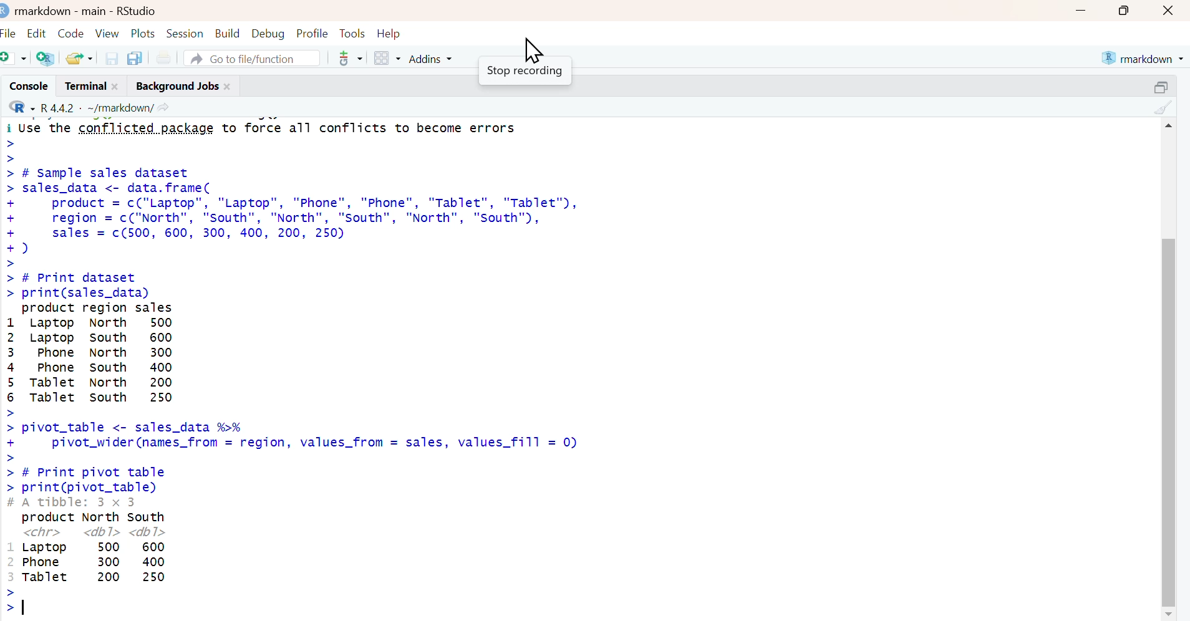 The width and height of the screenshot is (1190, 621). What do you see at coordinates (1164, 107) in the screenshot?
I see `clear console` at bounding box center [1164, 107].